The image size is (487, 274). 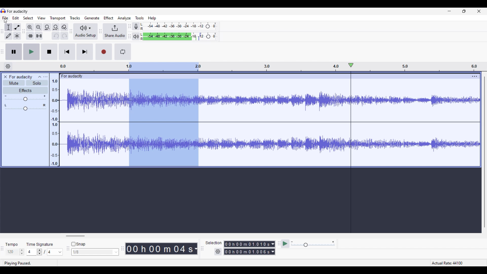 What do you see at coordinates (273, 248) in the screenshot?
I see `Duration measurement options` at bounding box center [273, 248].